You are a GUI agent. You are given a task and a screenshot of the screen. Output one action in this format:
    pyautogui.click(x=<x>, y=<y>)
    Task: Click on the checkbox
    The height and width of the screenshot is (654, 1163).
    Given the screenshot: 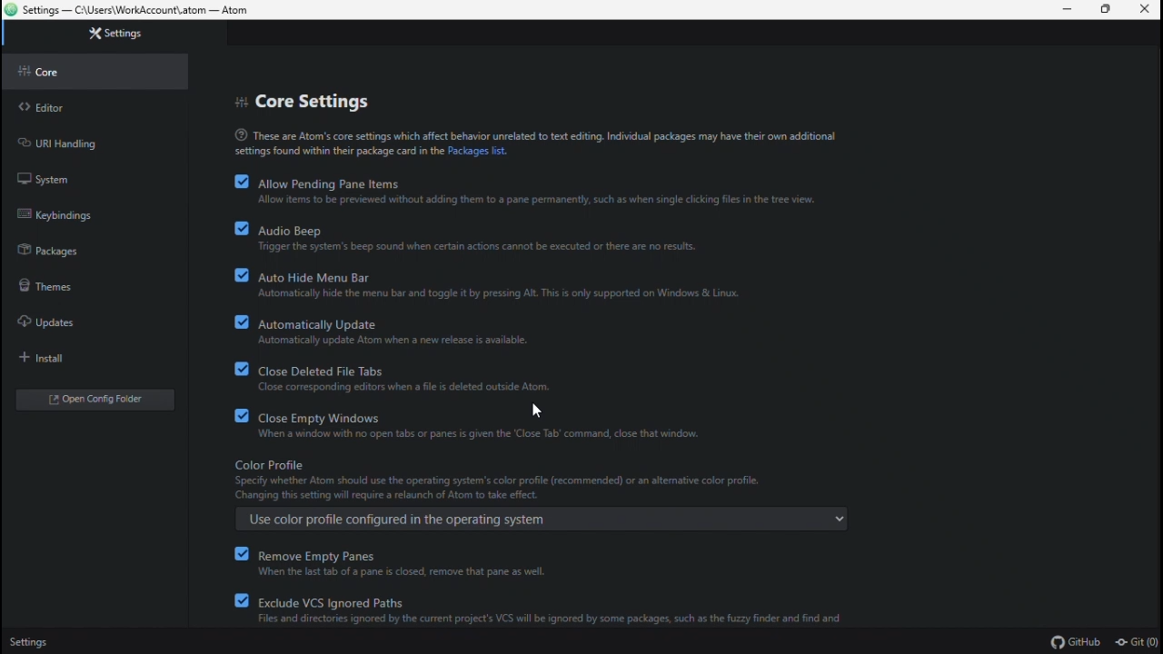 What is the action you would take?
    pyautogui.click(x=241, y=370)
    